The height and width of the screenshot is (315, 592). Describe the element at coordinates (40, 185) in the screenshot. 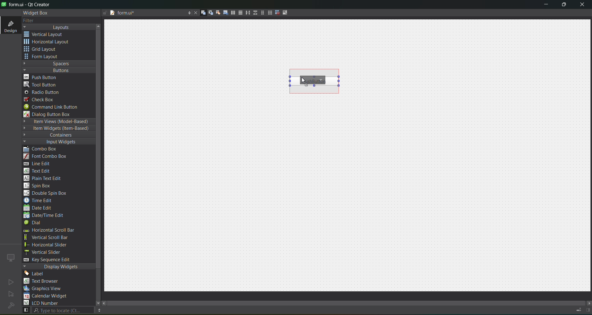

I see `spin box` at that location.